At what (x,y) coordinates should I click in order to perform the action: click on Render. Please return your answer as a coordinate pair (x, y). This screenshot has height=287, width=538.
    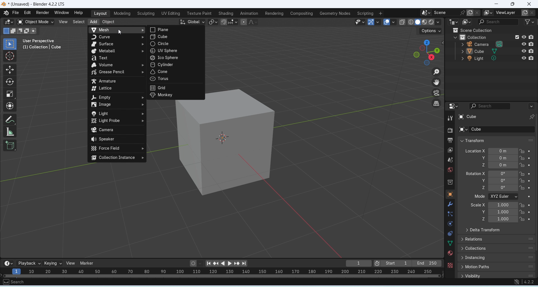
    Looking at the image, I should click on (43, 13).